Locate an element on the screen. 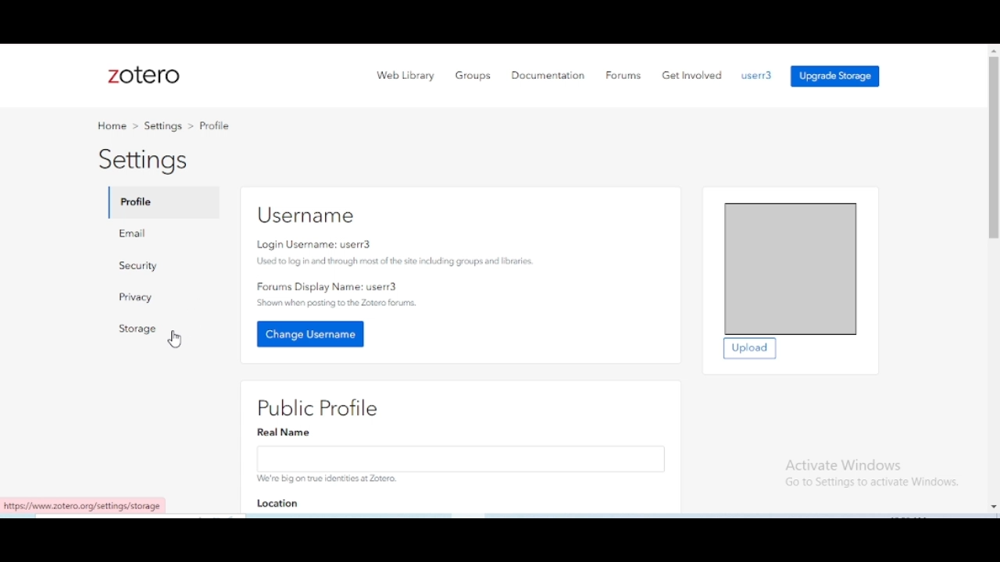  username is located at coordinates (309, 215).